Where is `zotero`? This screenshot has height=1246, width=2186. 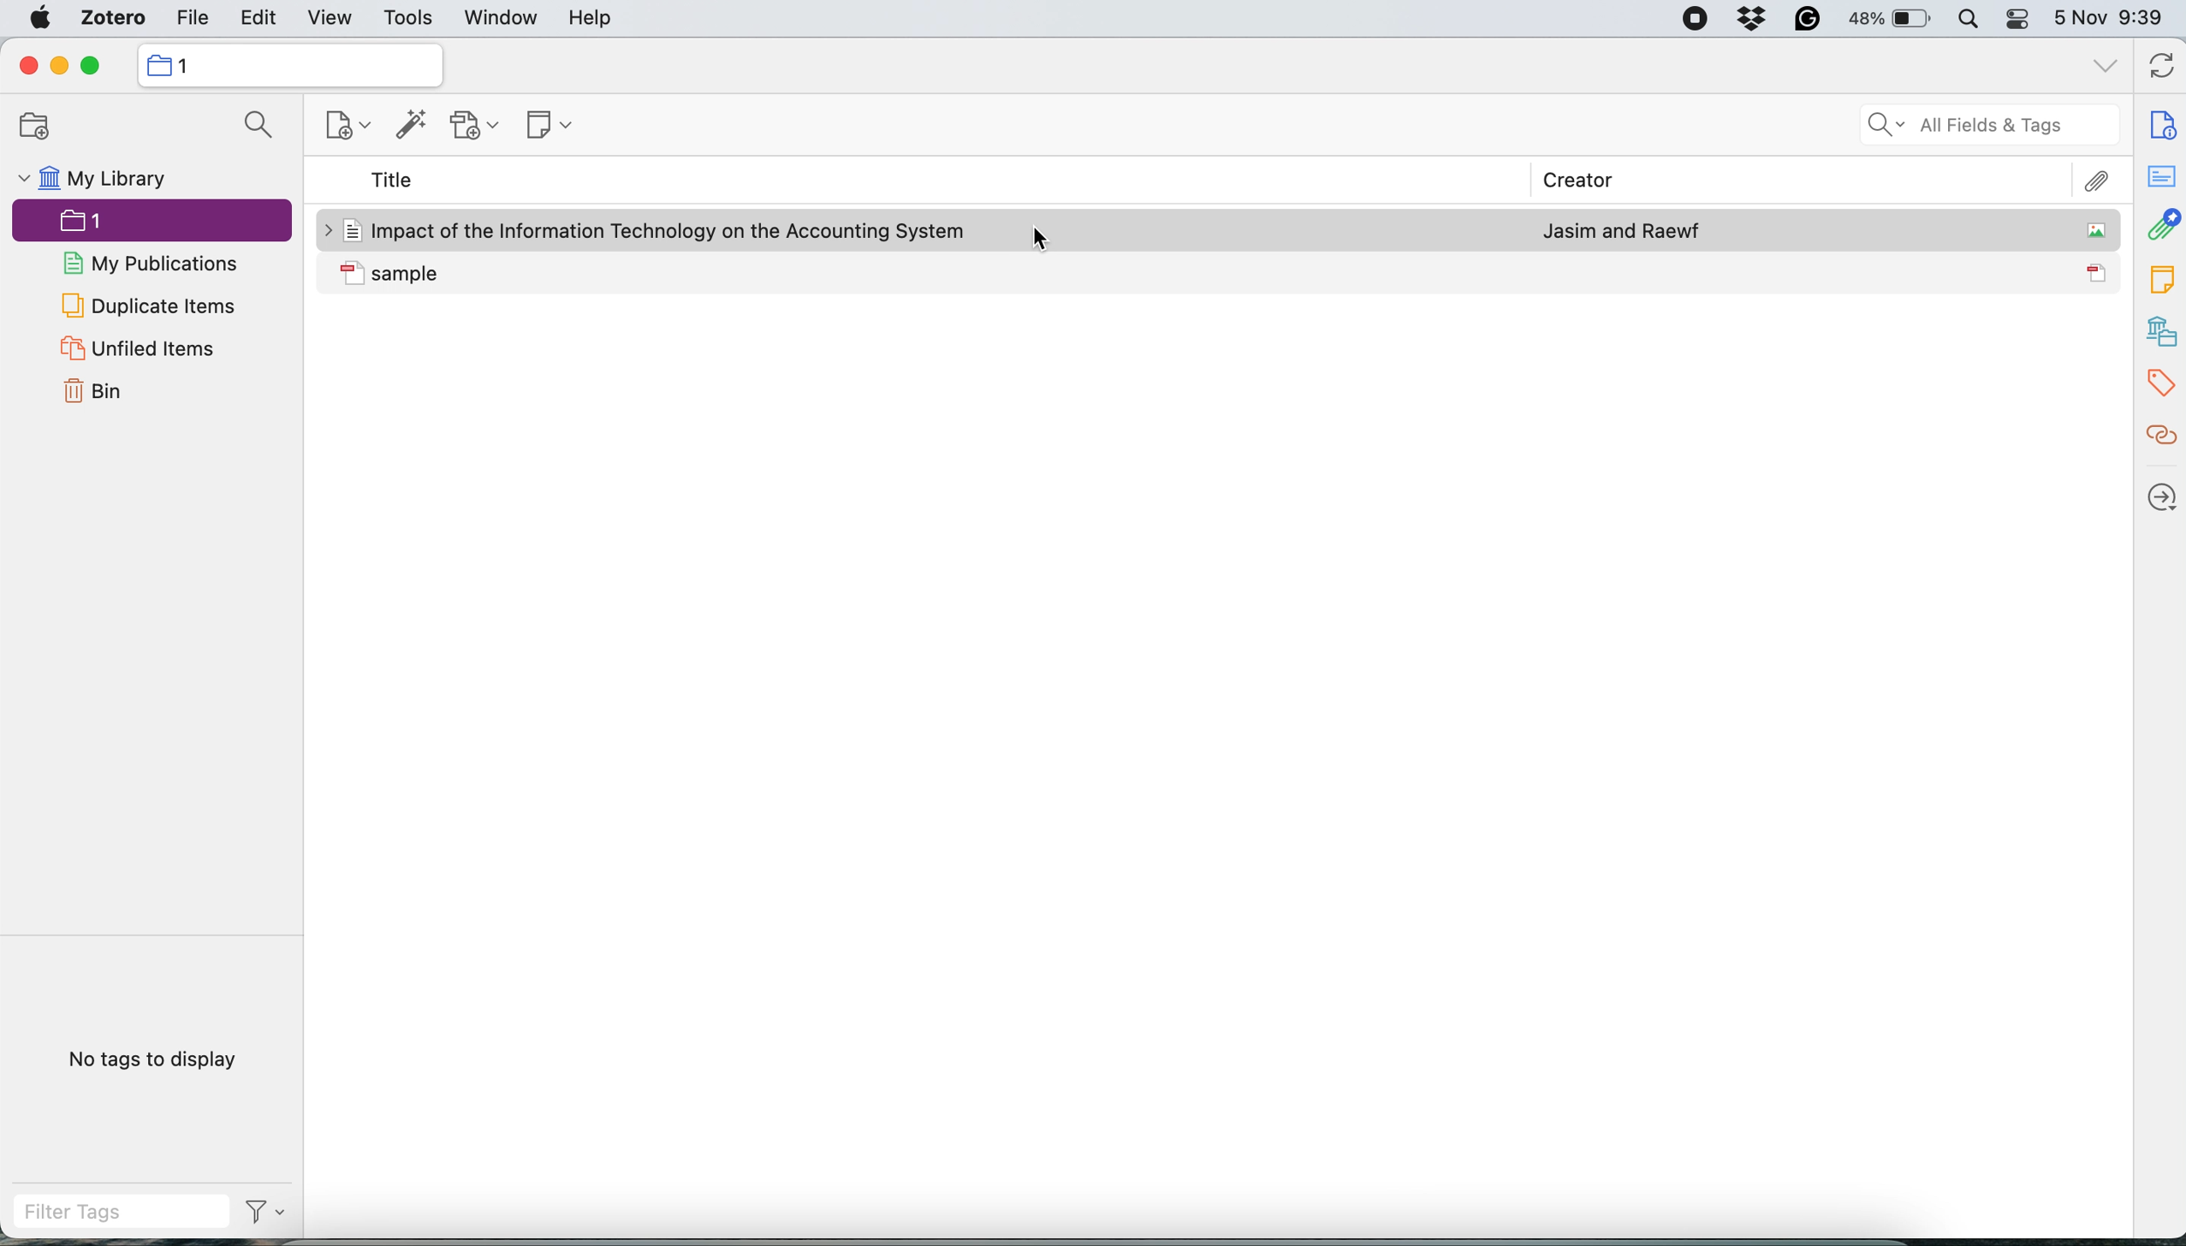
zotero is located at coordinates (114, 18).